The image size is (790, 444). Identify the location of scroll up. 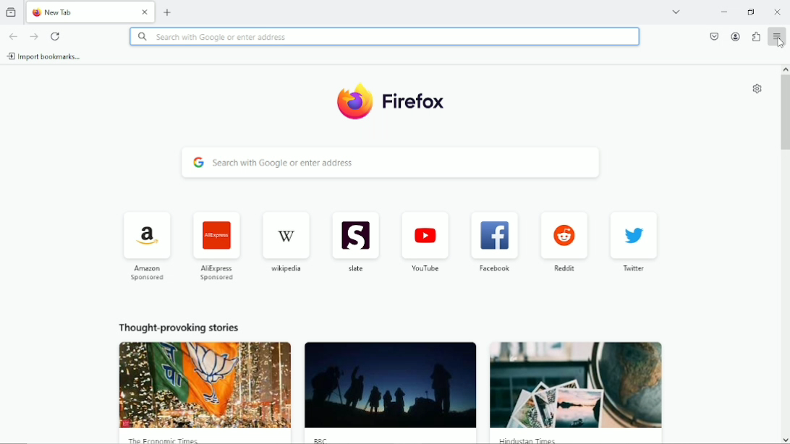
(785, 69).